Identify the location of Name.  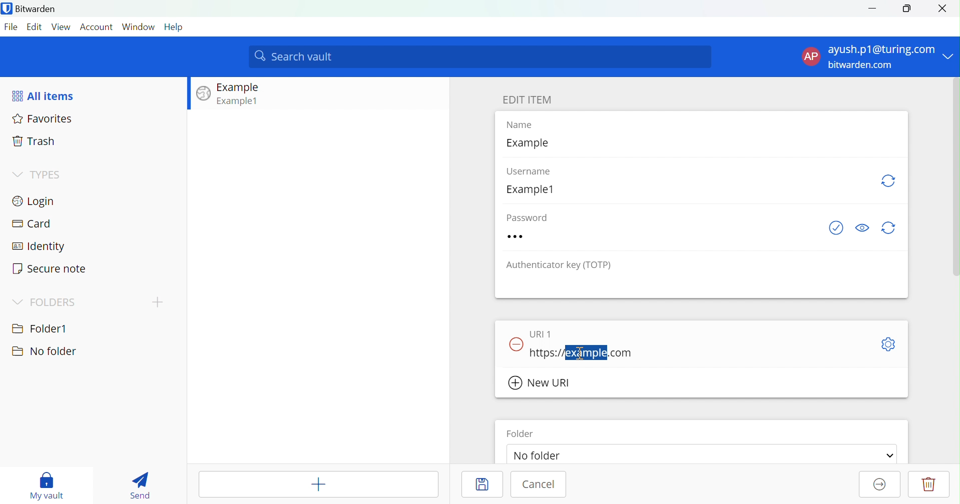
(527, 125).